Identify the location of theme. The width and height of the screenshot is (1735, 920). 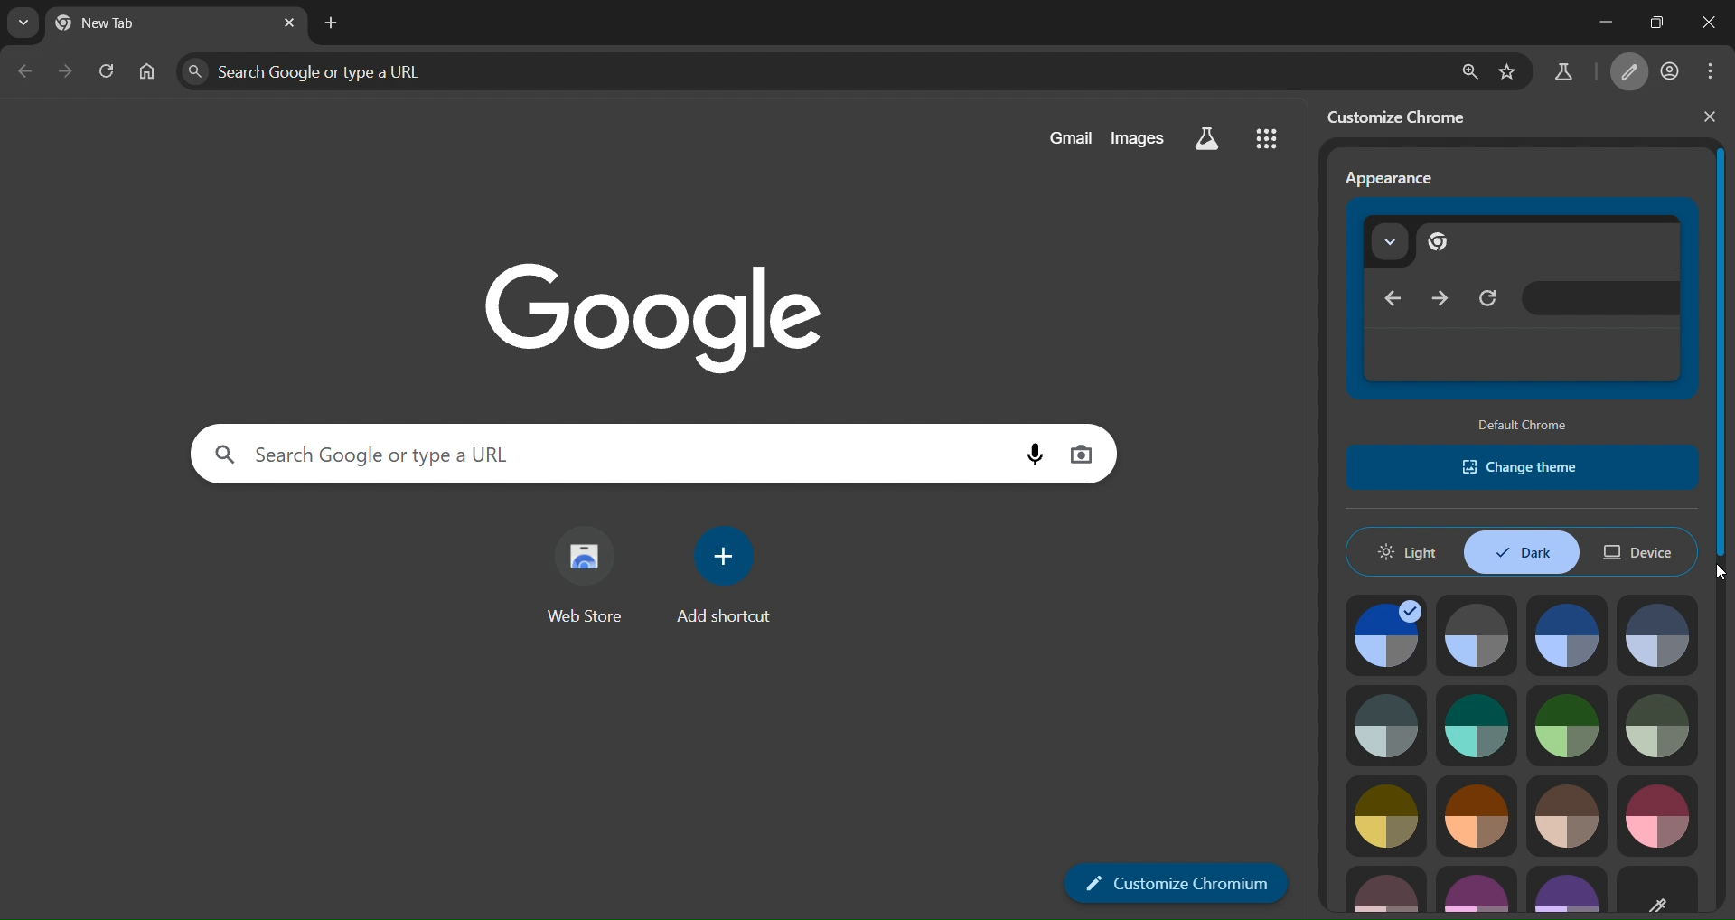
(1480, 636).